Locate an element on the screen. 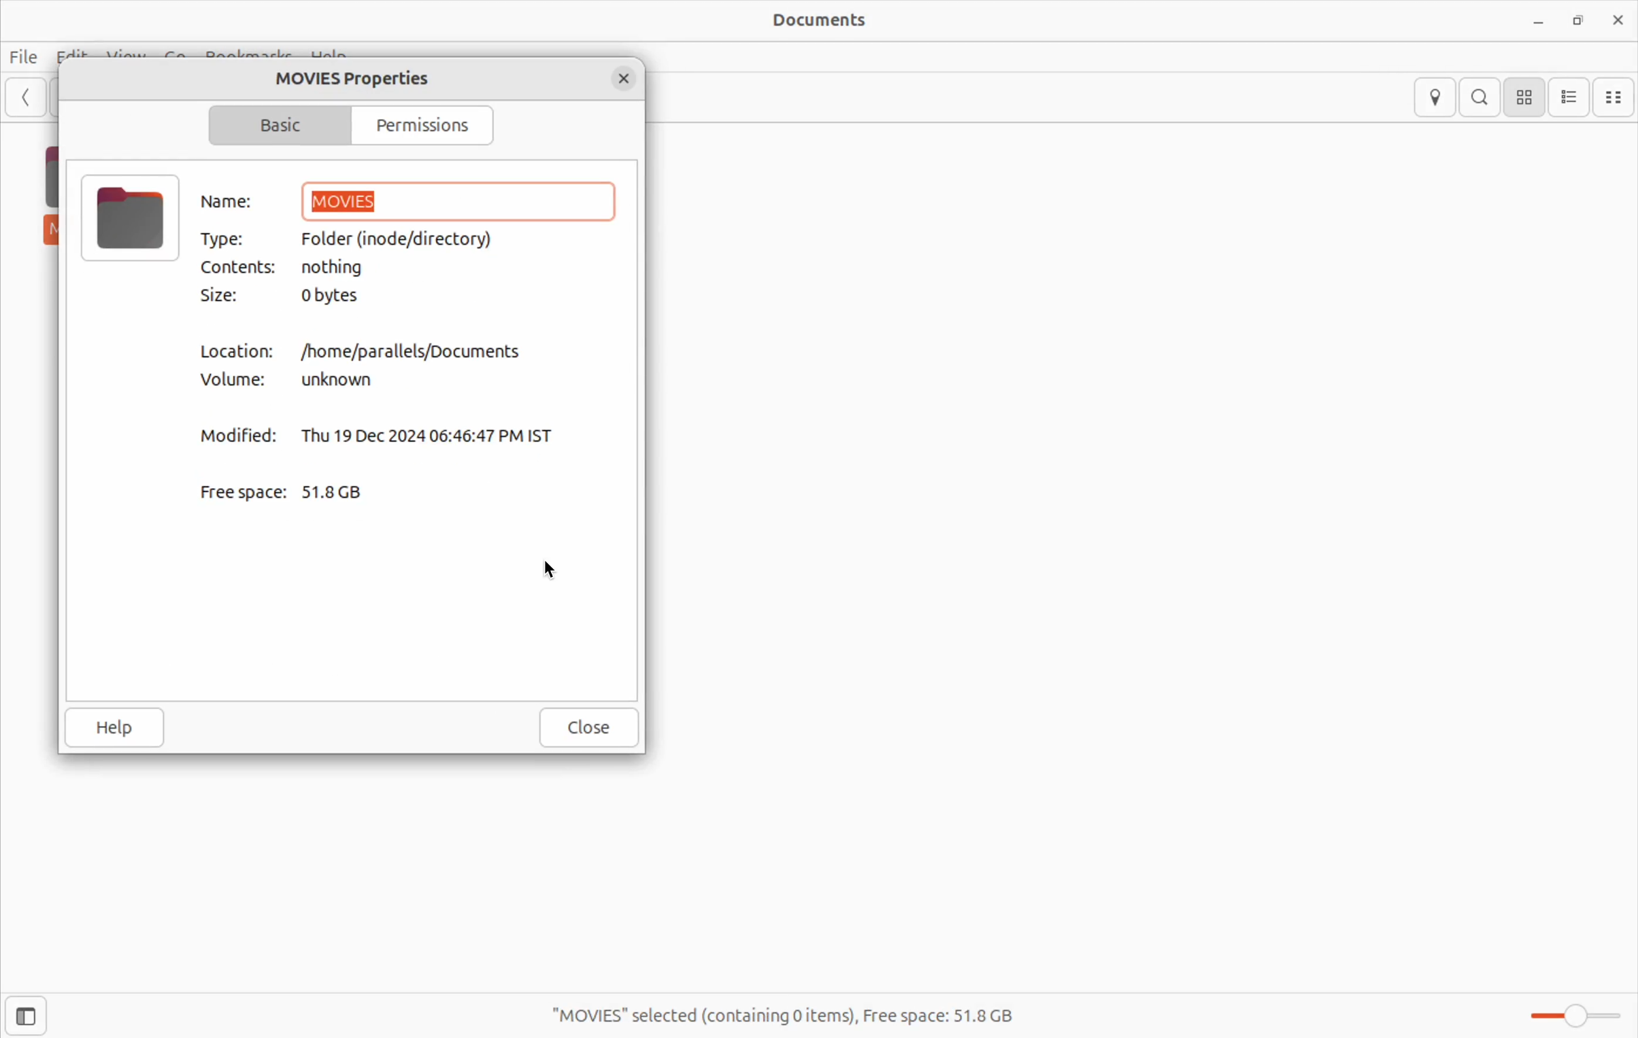  free space is located at coordinates (800, 1017).